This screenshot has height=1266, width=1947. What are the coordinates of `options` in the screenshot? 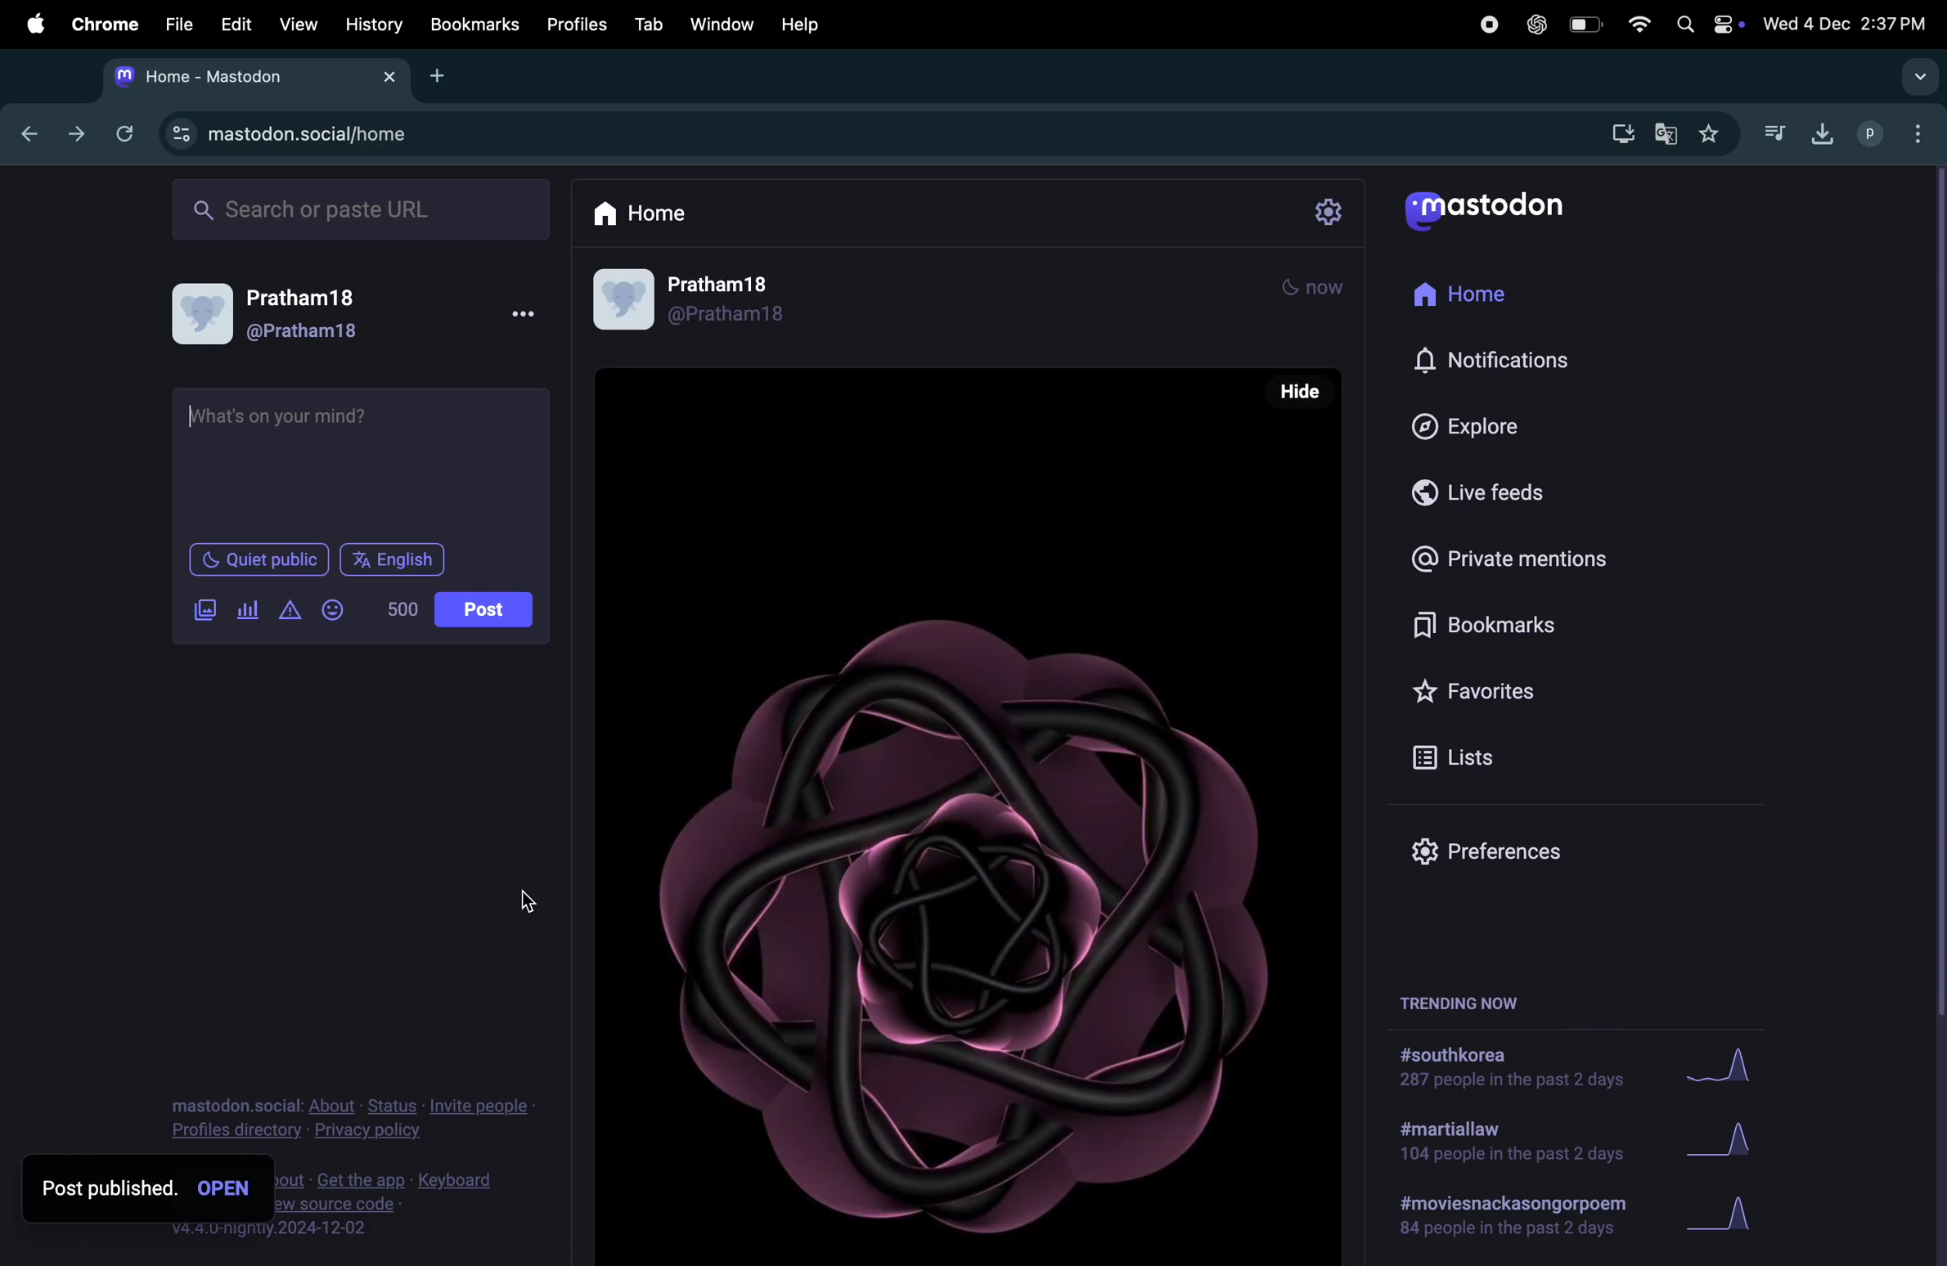 It's located at (520, 315).